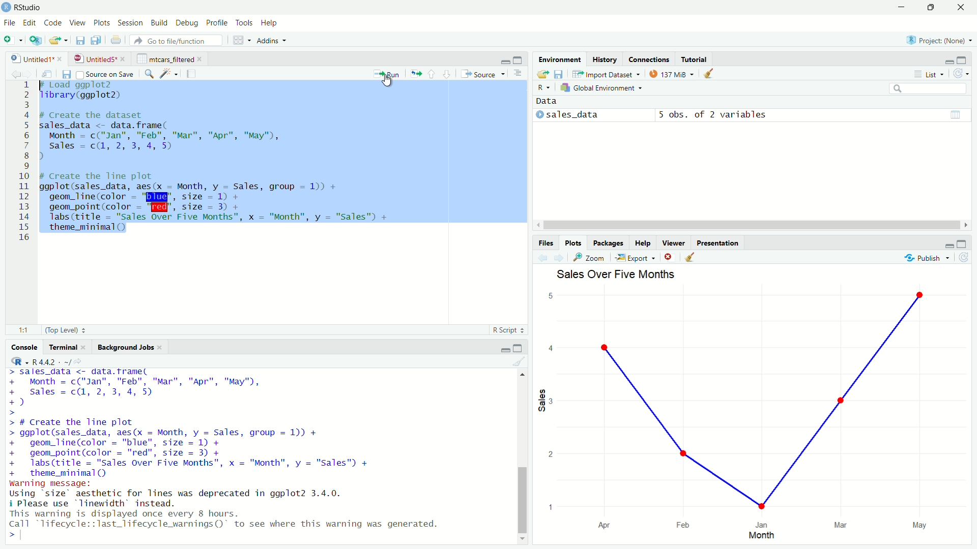 Image resolution: width=977 pixels, height=549 pixels. I want to click on save, so click(560, 75).